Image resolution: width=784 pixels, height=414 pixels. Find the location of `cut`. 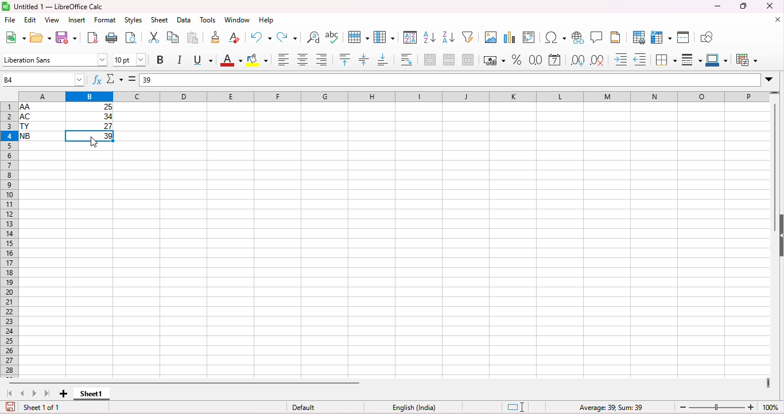

cut is located at coordinates (155, 37).